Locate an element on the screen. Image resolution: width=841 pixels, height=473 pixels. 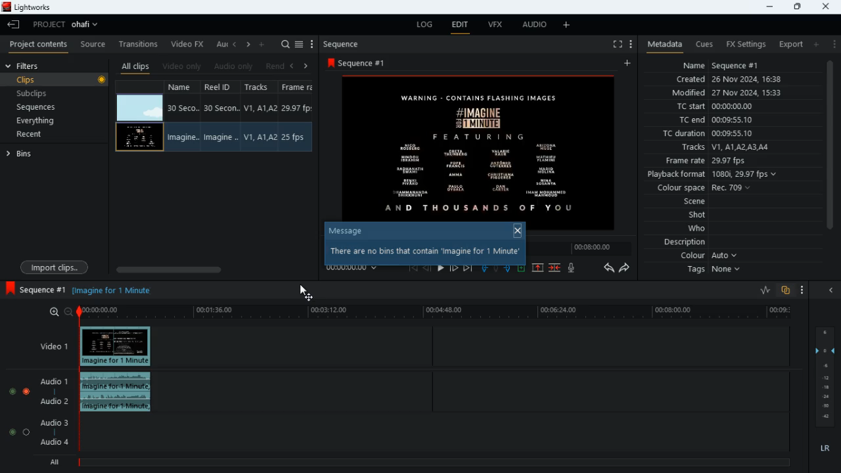
tc duration is located at coordinates (729, 135).